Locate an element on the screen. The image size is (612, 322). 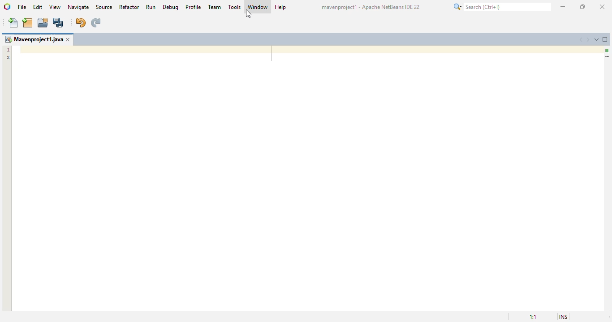
scroll documents left is located at coordinates (581, 39).